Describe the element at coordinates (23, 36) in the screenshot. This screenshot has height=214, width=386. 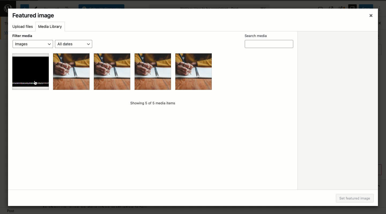
I see `Filter media` at that location.